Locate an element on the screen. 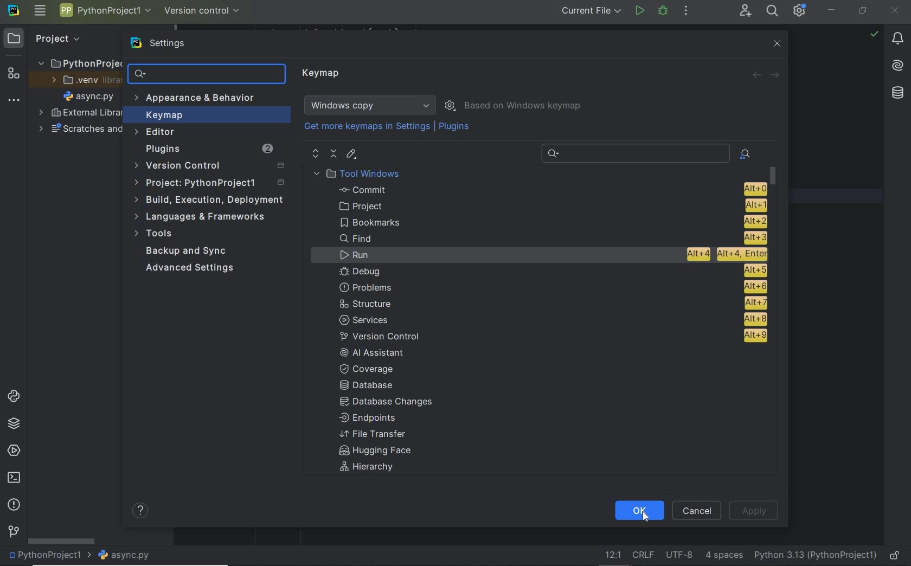 This screenshot has height=566, width=911. scratches and consoles is located at coordinates (80, 130).